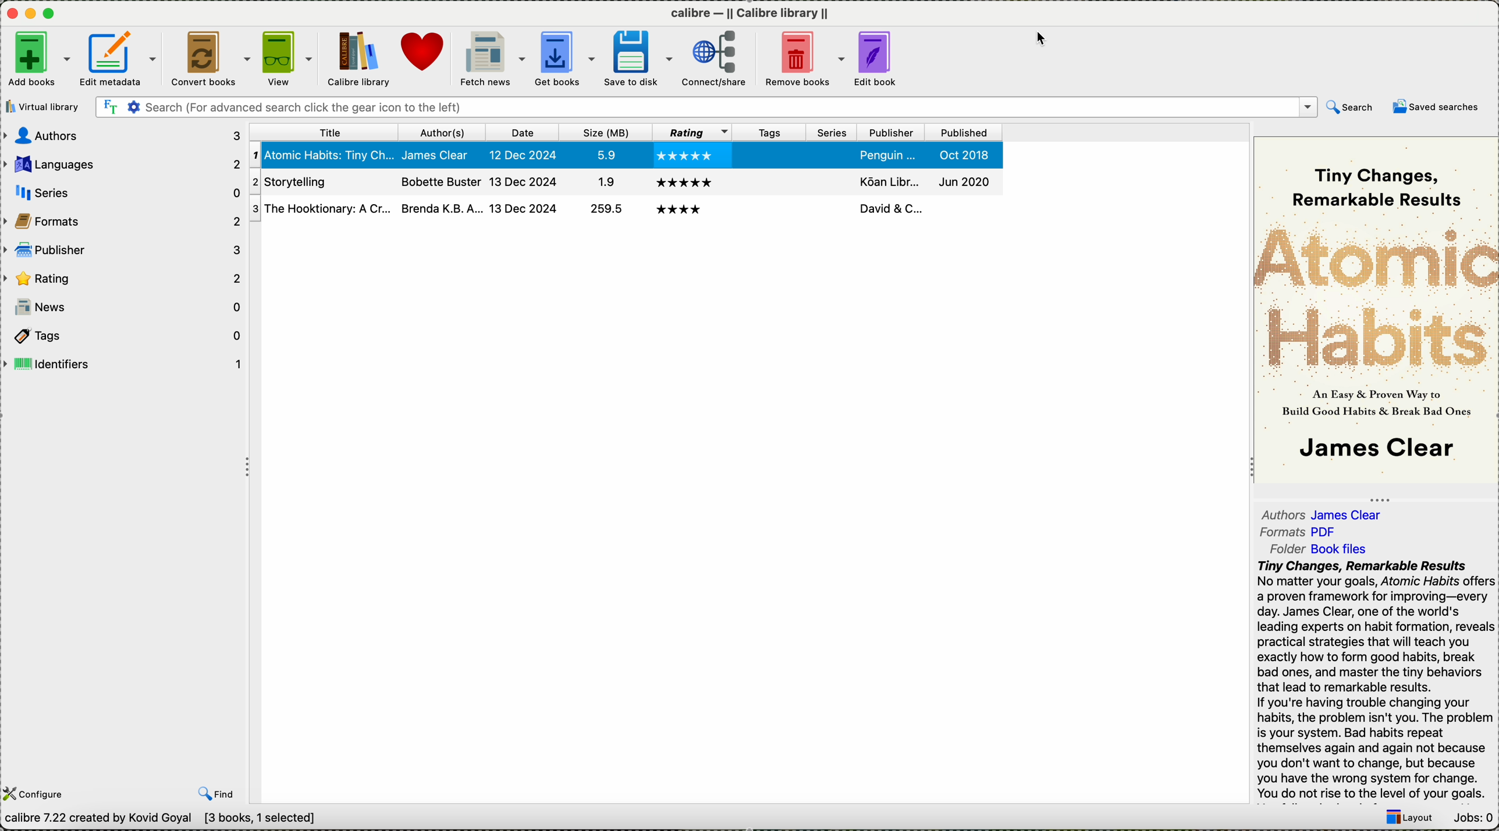  Describe the element at coordinates (211, 59) in the screenshot. I see `convert books` at that location.